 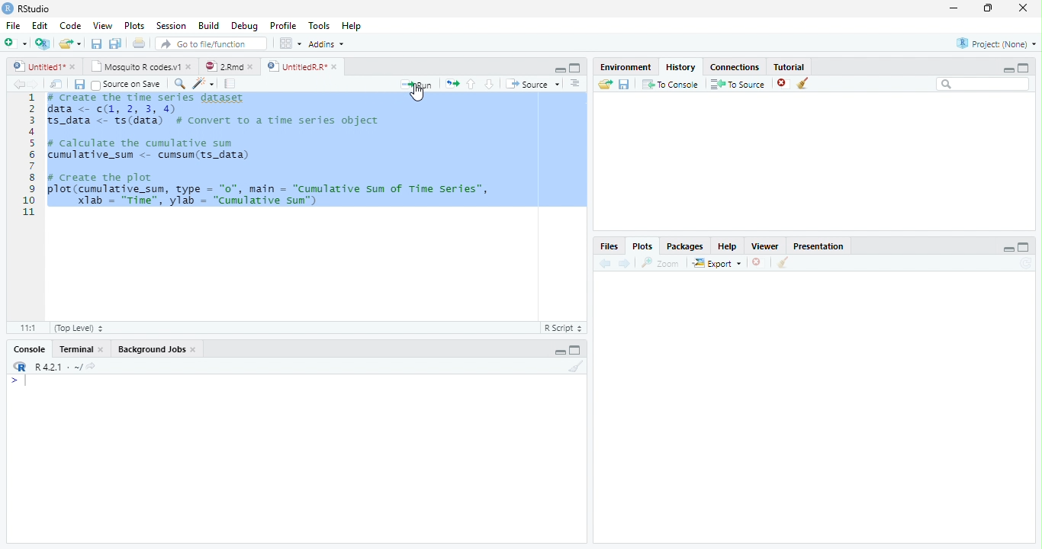 What do you see at coordinates (72, 43) in the screenshot?
I see `Open an existing file` at bounding box center [72, 43].